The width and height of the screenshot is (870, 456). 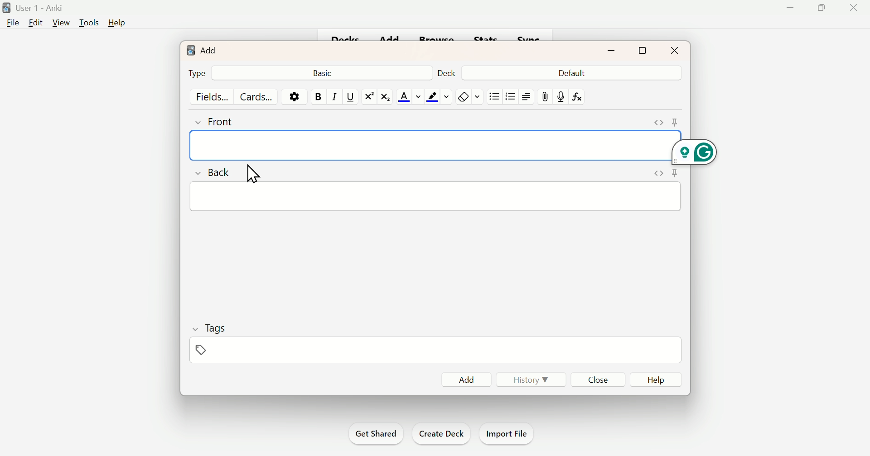 What do you see at coordinates (36, 24) in the screenshot?
I see `Edit` at bounding box center [36, 24].